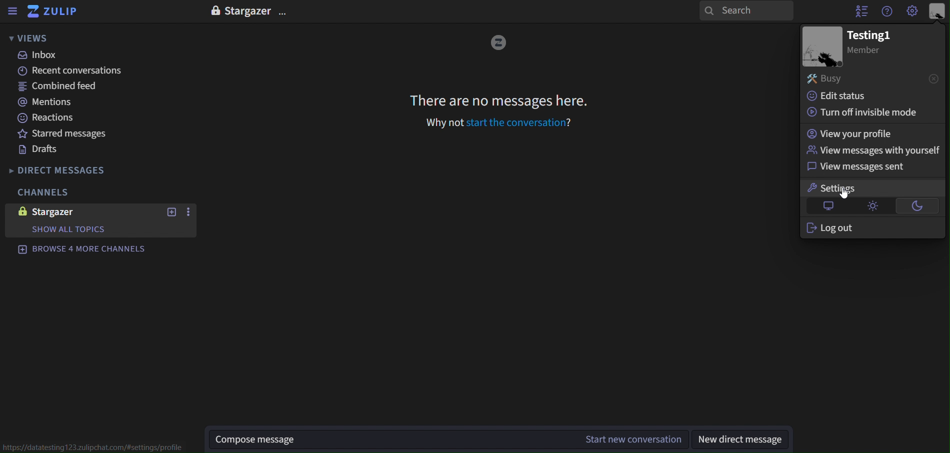 Image resolution: width=950 pixels, height=453 pixels. I want to click on settings, so click(831, 188).